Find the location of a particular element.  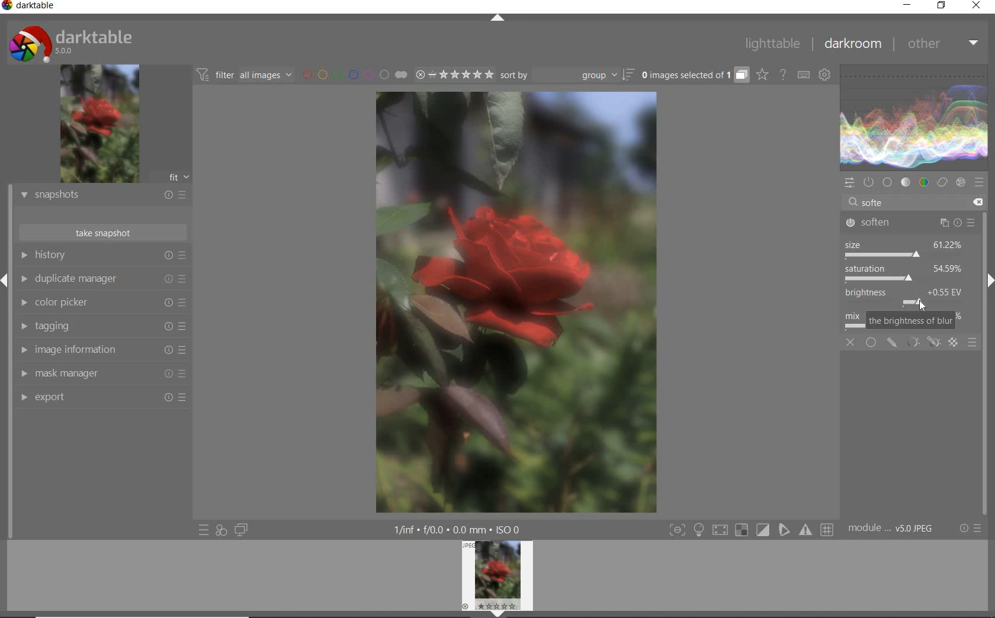

soften is located at coordinates (912, 222).